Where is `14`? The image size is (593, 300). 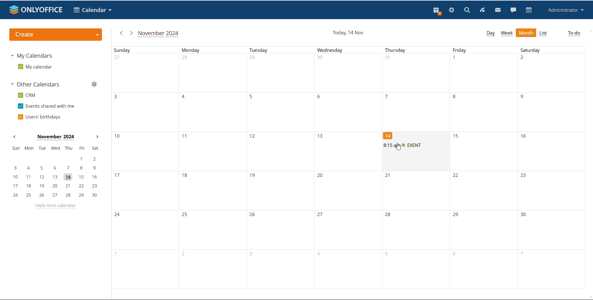
14 is located at coordinates (388, 135).